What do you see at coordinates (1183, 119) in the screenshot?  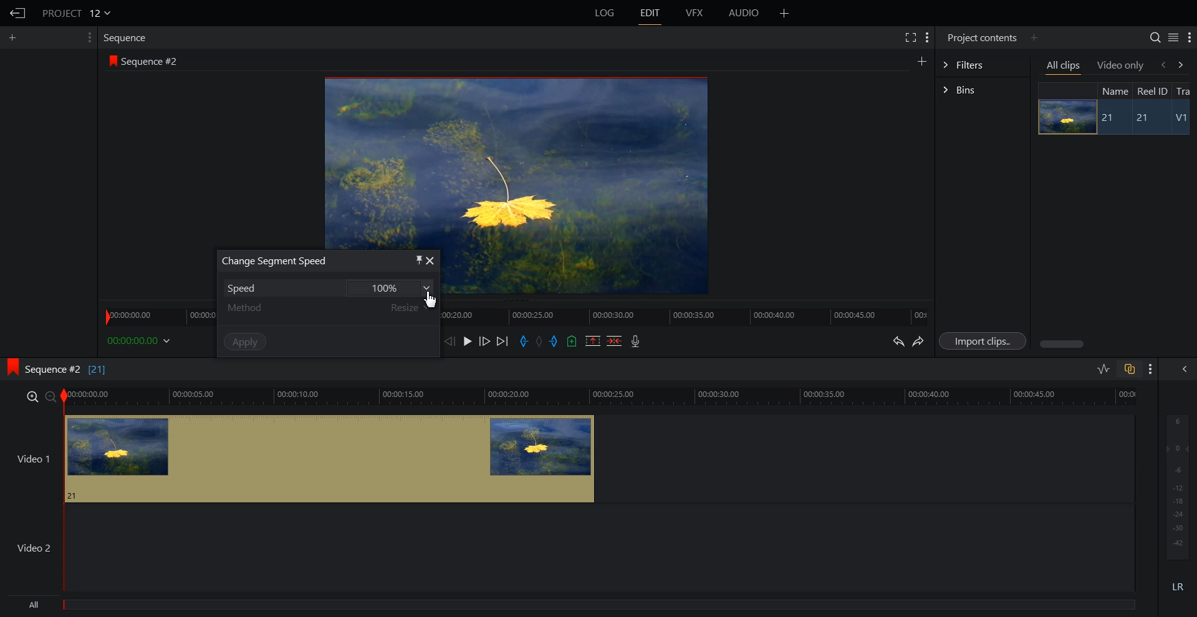 I see `V1` at bounding box center [1183, 119].